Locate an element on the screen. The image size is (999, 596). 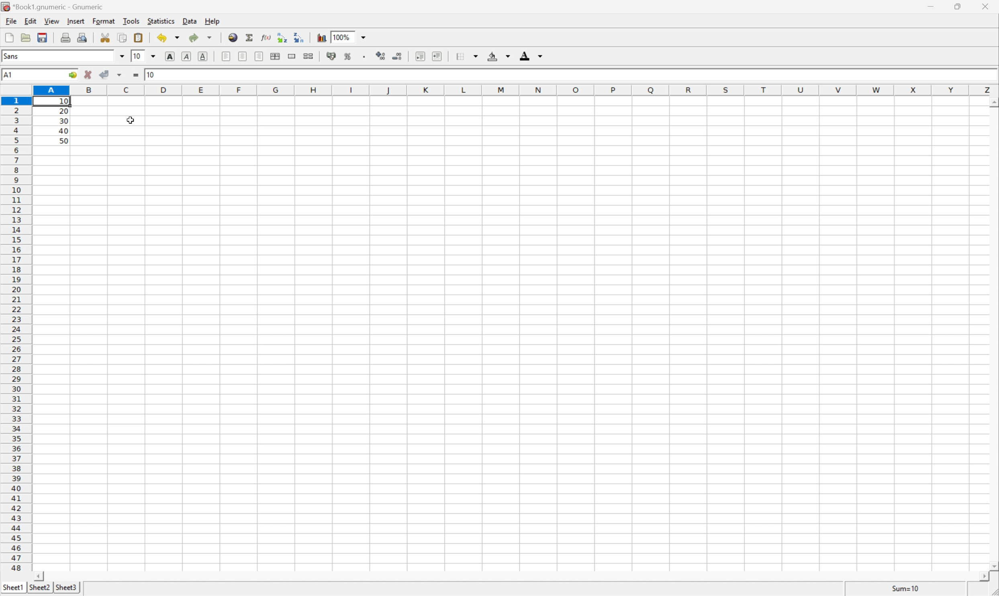
redo is located at coordinates (194, 38).